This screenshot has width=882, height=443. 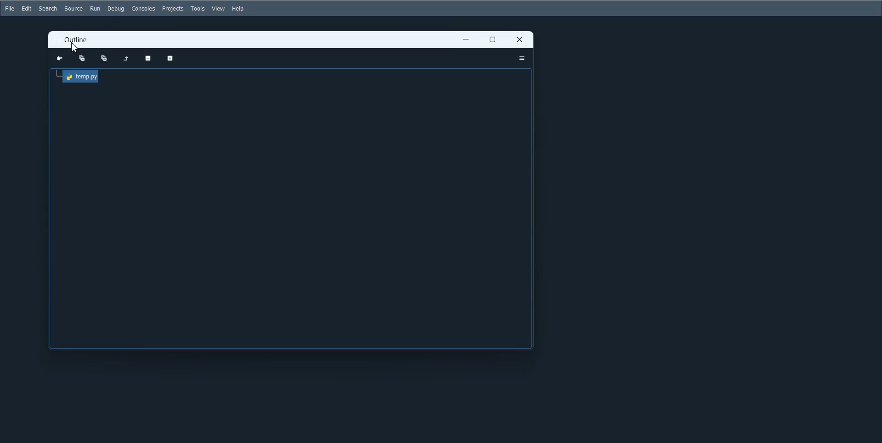 What do you see at coordinates (521, 58) in the screenshot?
I see `Options` at bounding box center [521, 58].